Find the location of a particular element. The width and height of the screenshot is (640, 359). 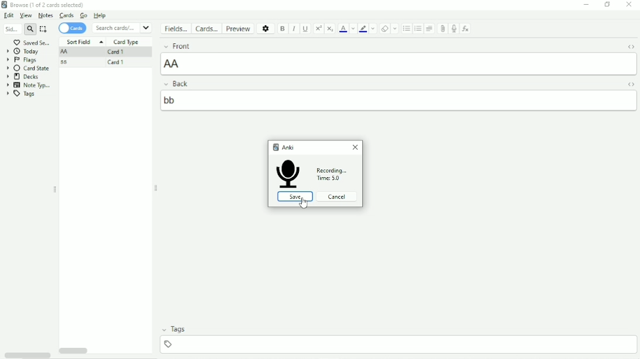

Go is located at coordinates (84, 15).